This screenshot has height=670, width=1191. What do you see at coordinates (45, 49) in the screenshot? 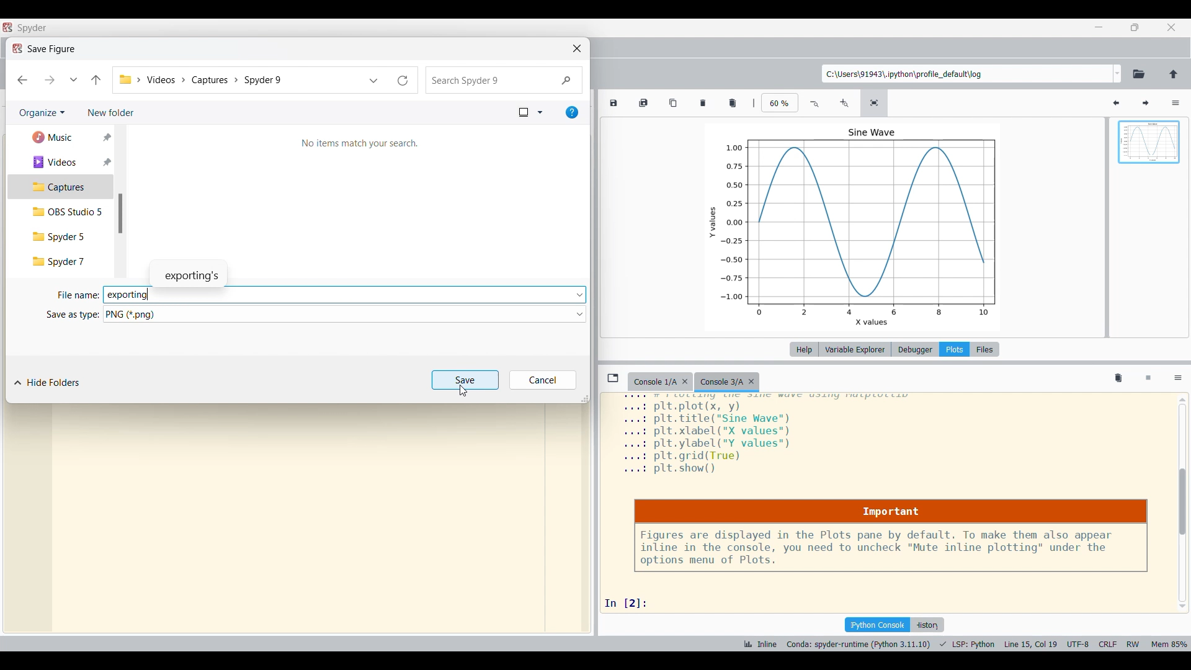
I see `Window title` at bounding box center [45, 49].